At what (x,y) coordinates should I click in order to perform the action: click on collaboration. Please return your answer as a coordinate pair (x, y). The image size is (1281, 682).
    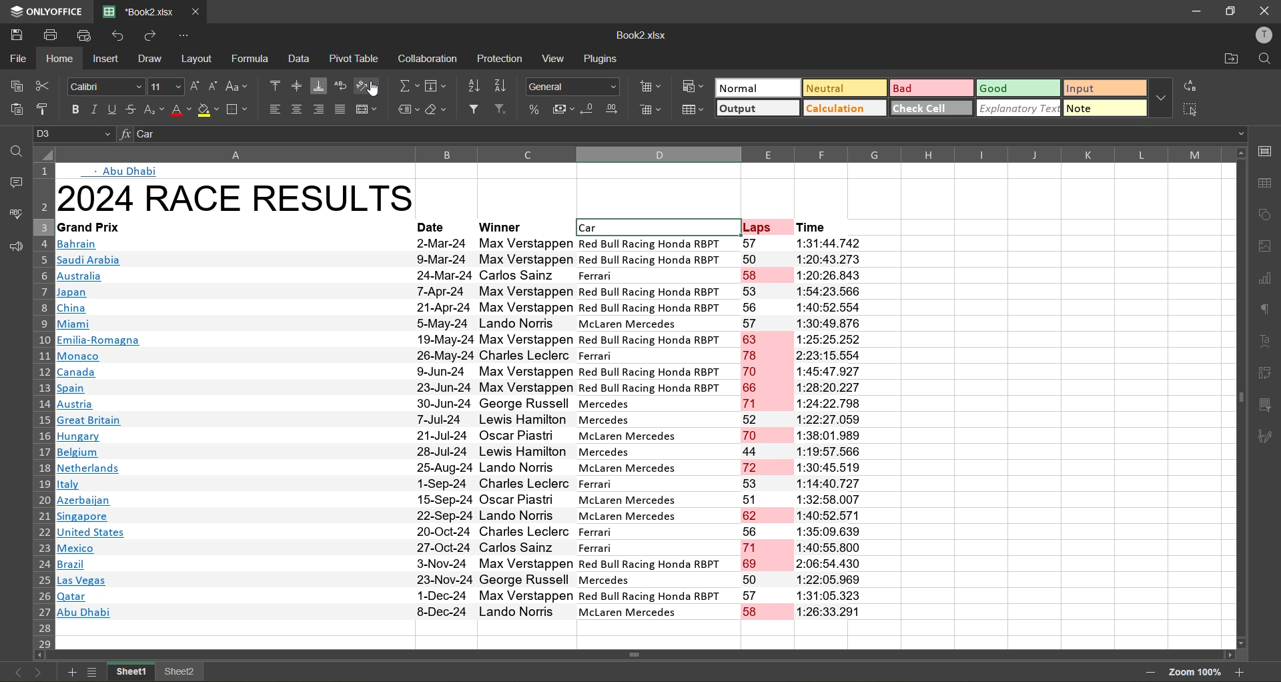
    Looking at the image, I should click on (426, 59).